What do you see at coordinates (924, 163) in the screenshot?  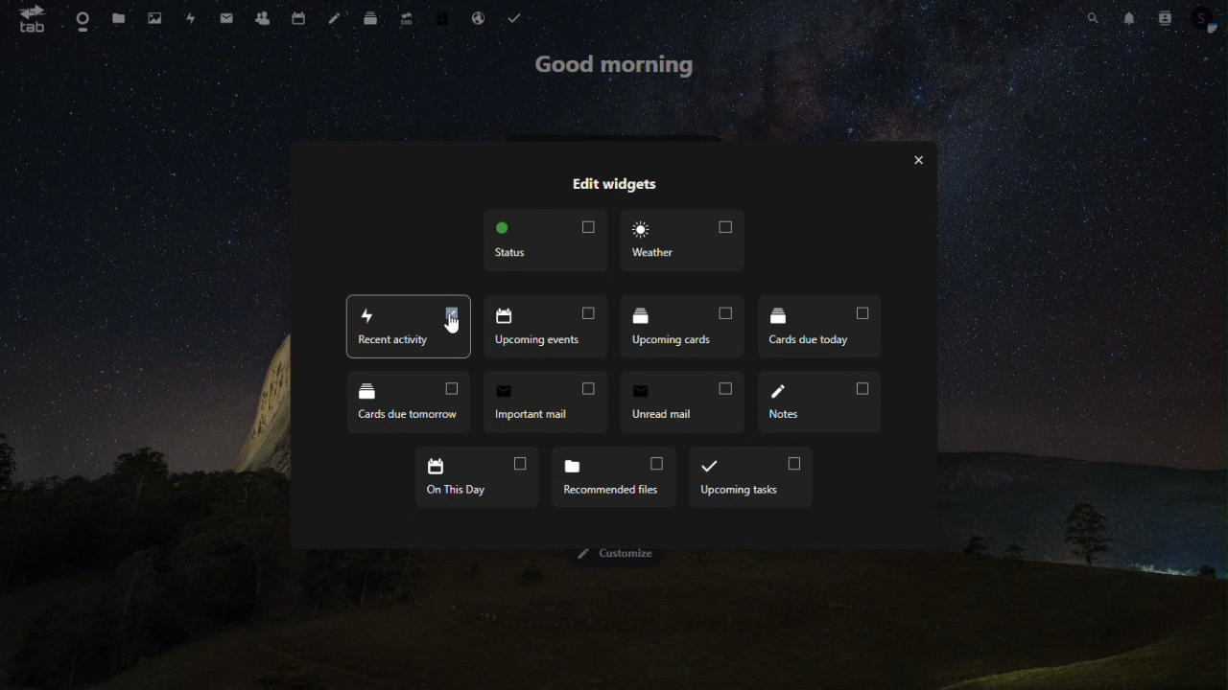 I see `exit` at bounding box center [924, 163].